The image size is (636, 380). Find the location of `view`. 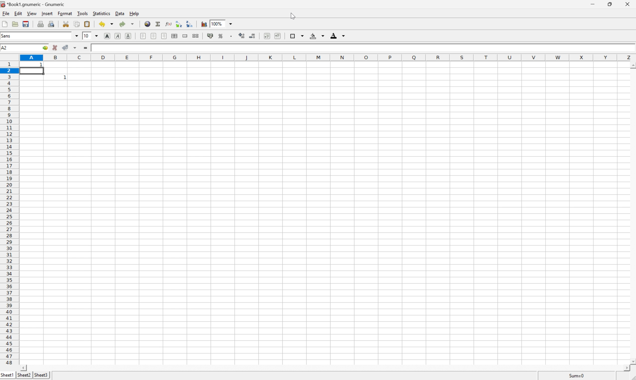

view is located at coordinates (31, 14).